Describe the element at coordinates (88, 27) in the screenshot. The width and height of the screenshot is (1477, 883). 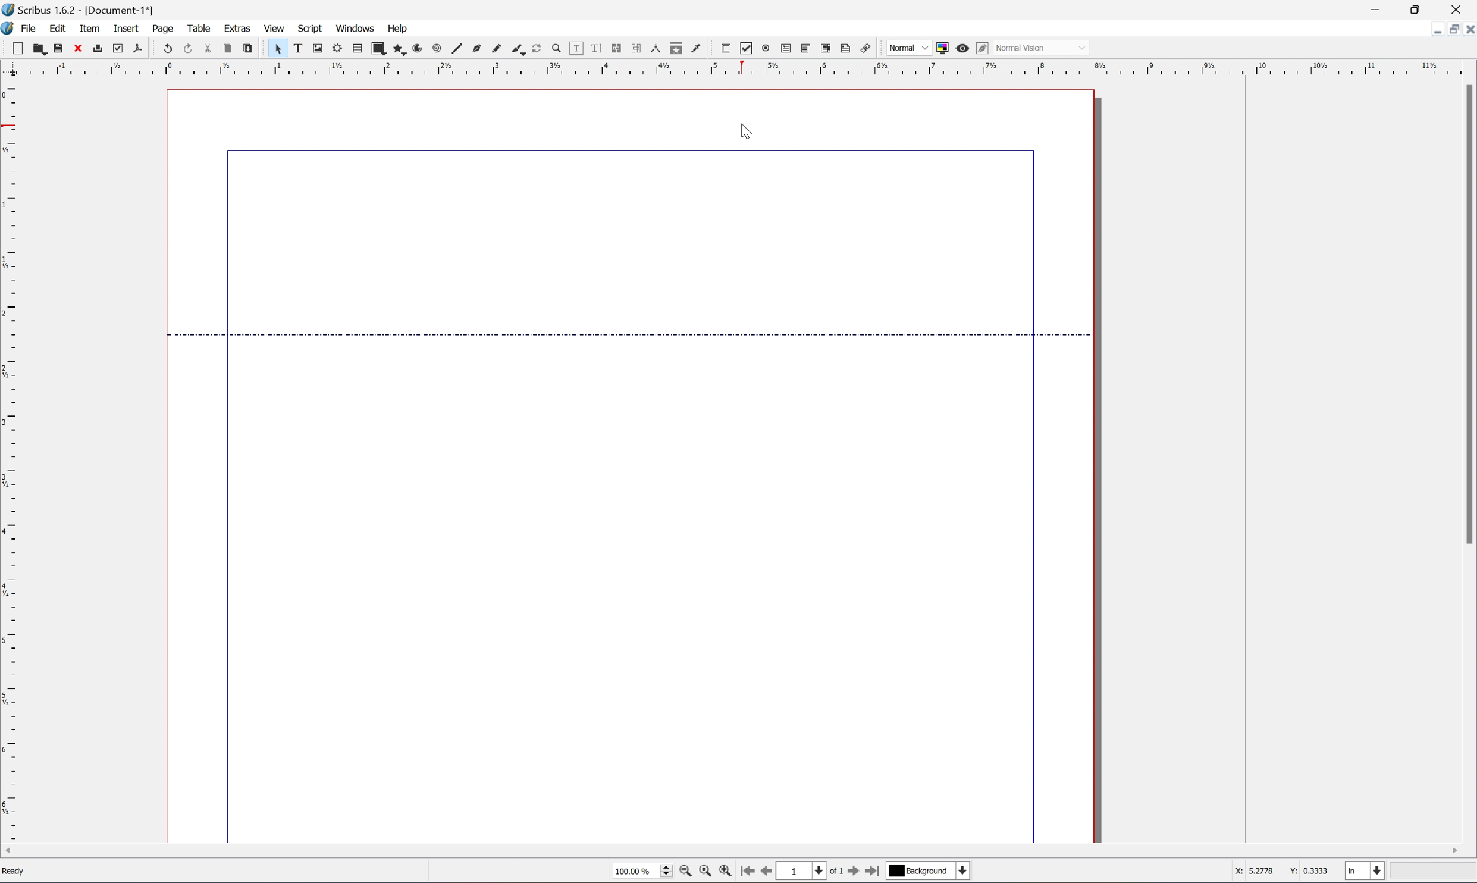
I see `item` at that location.